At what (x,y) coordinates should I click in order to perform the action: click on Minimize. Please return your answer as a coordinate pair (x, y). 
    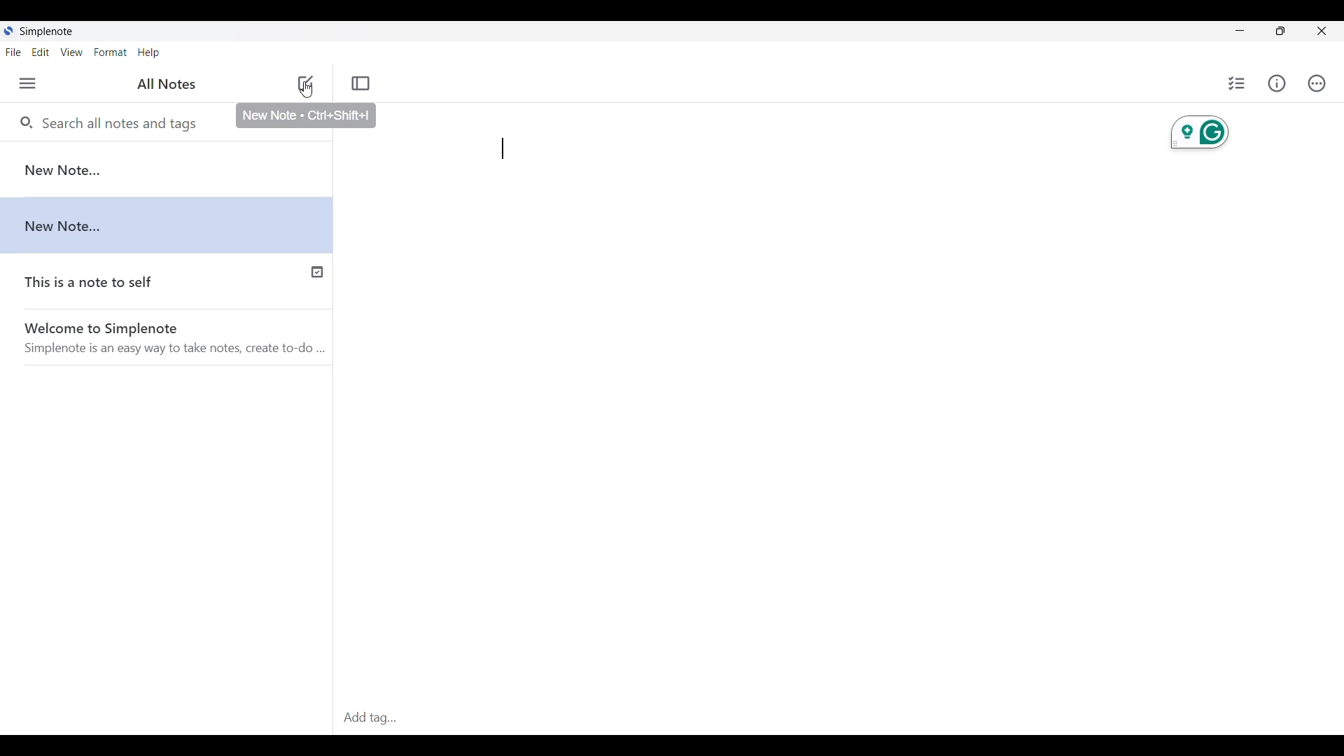
    Looking at the image, I should click on (1321, 31).